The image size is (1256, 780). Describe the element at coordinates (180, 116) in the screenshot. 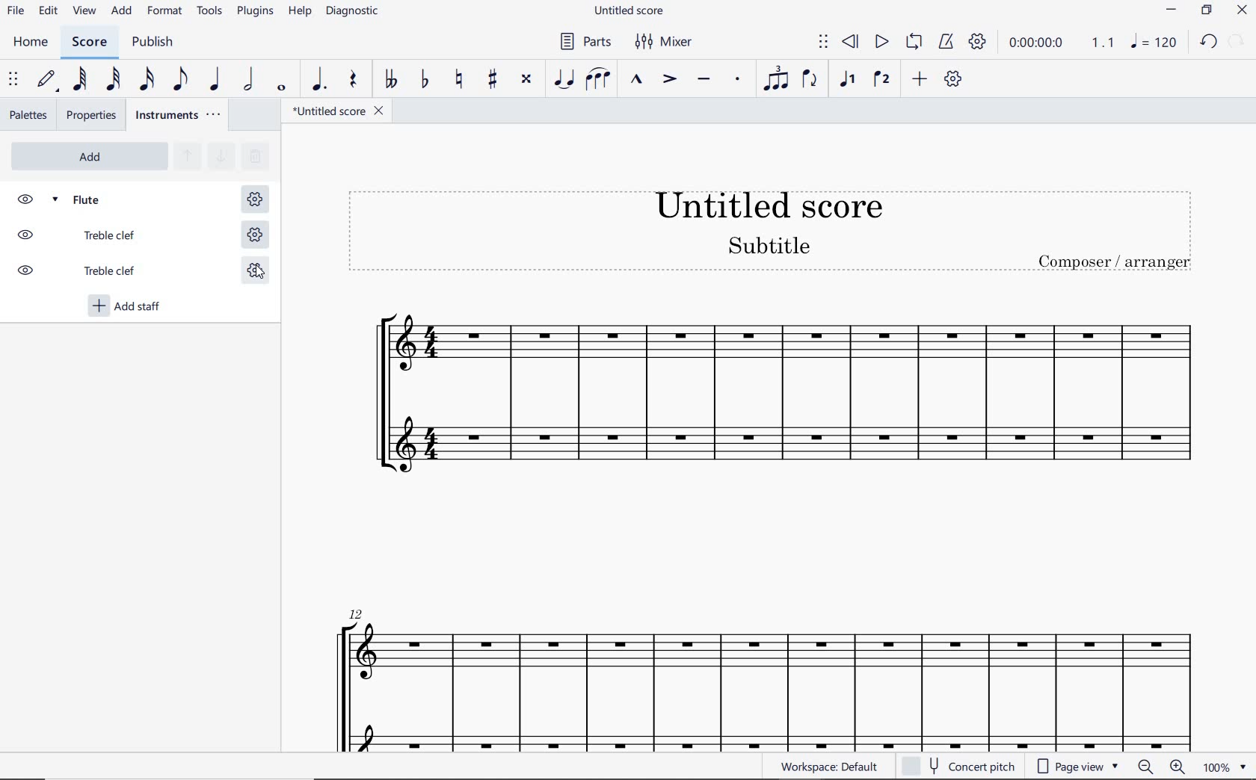

I see `INSTRUMENTS` at that location.